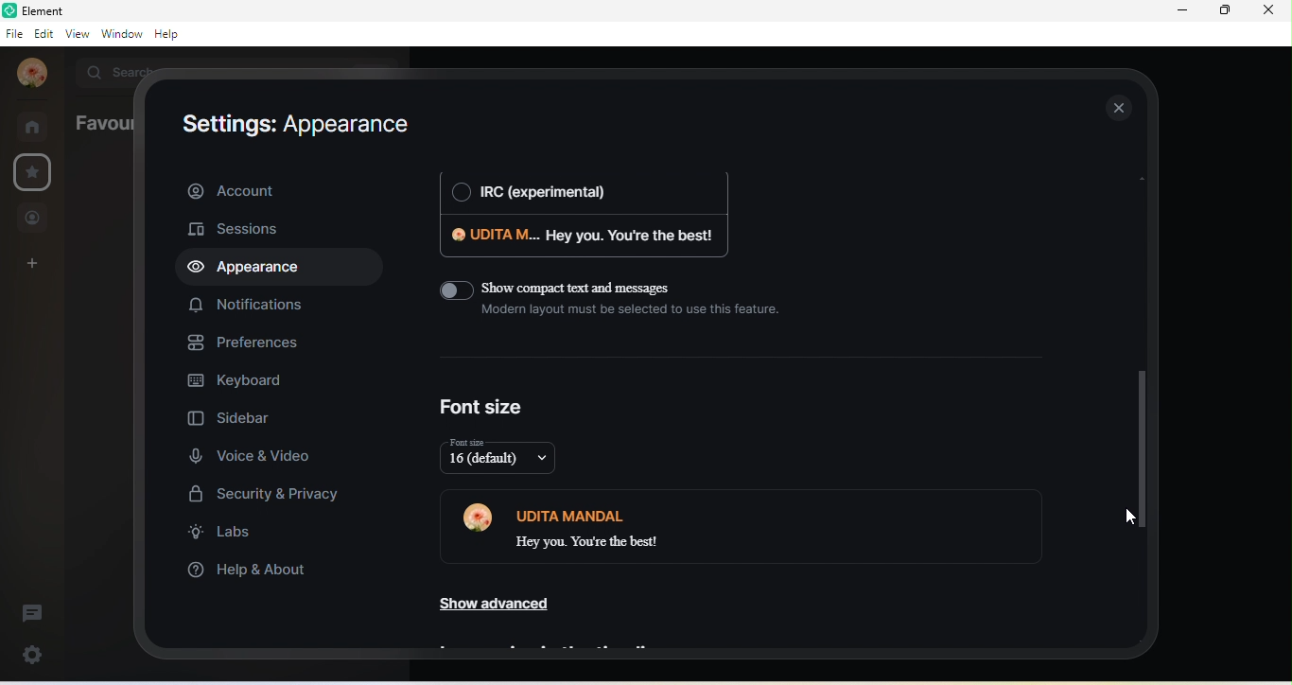  What do you see at coordinates (253, 270) in the screenshot?
I see `appearance` at bounding box center [253, 270].